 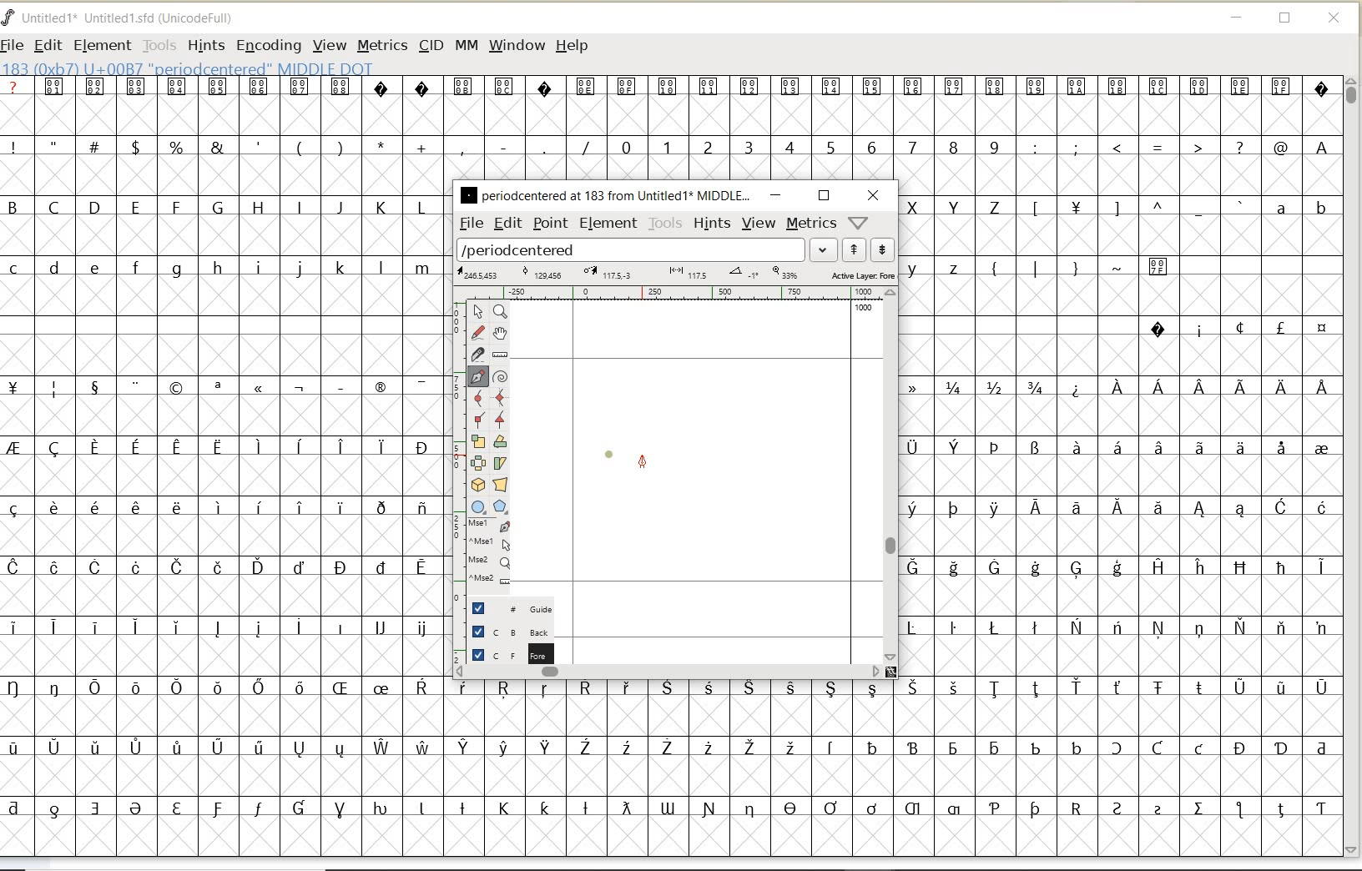 What do you see at coordinates (507, 223) in the screenshot?
I see `edit` at bounding box center [507, 223].